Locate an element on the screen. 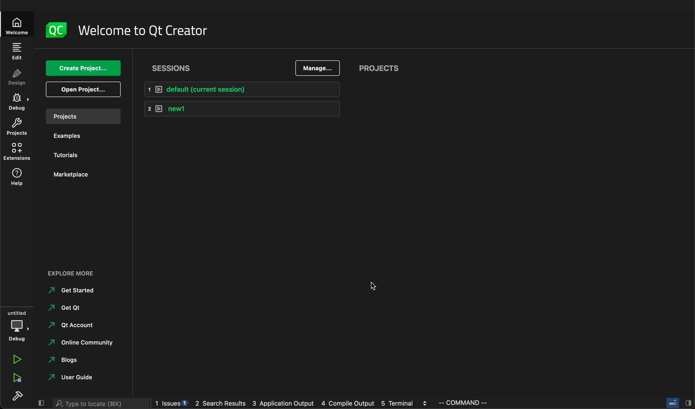 The width and height of the screenshot is (695, 409). welcome is located at coordinates (145, 30).